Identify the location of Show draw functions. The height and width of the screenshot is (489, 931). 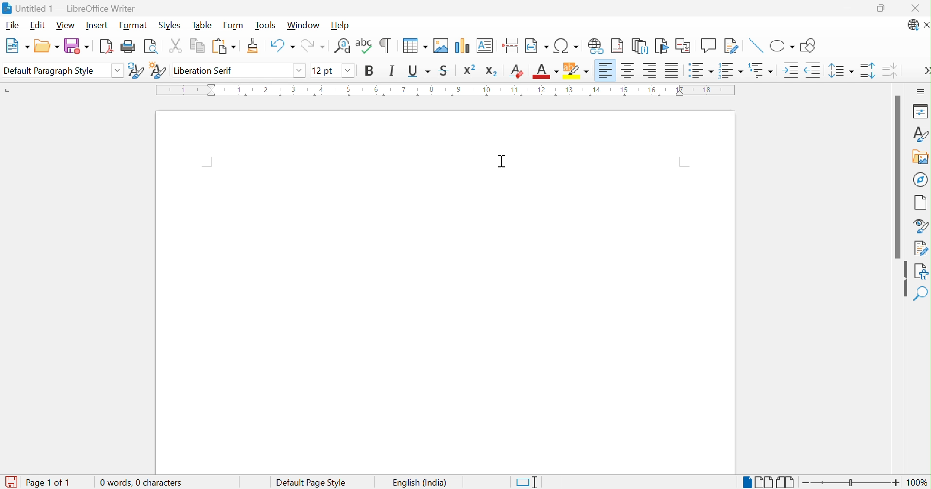
(807, 46).